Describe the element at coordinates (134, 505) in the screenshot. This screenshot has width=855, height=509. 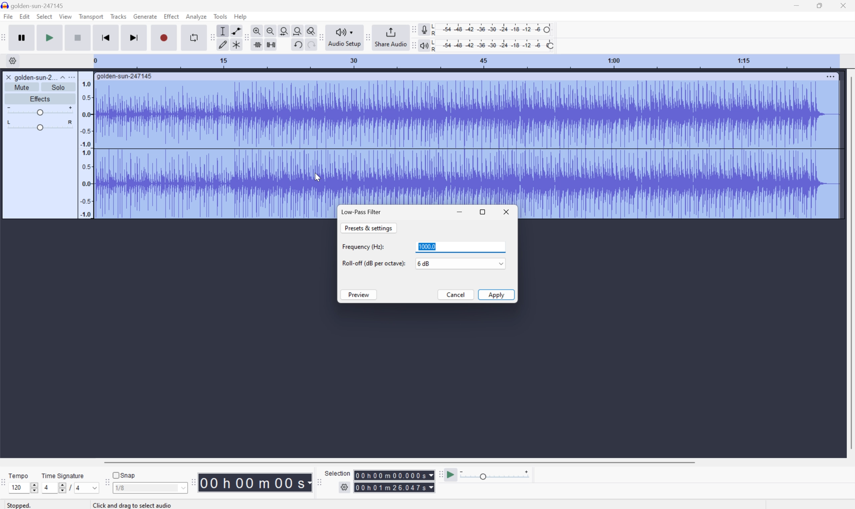
I see `` at that location.